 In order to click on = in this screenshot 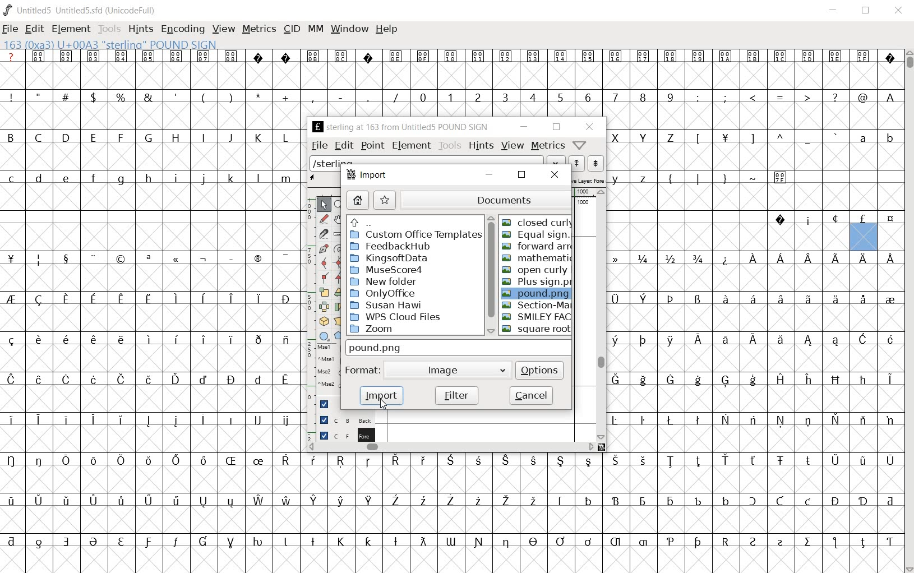, I will do `click(781, 97)`.